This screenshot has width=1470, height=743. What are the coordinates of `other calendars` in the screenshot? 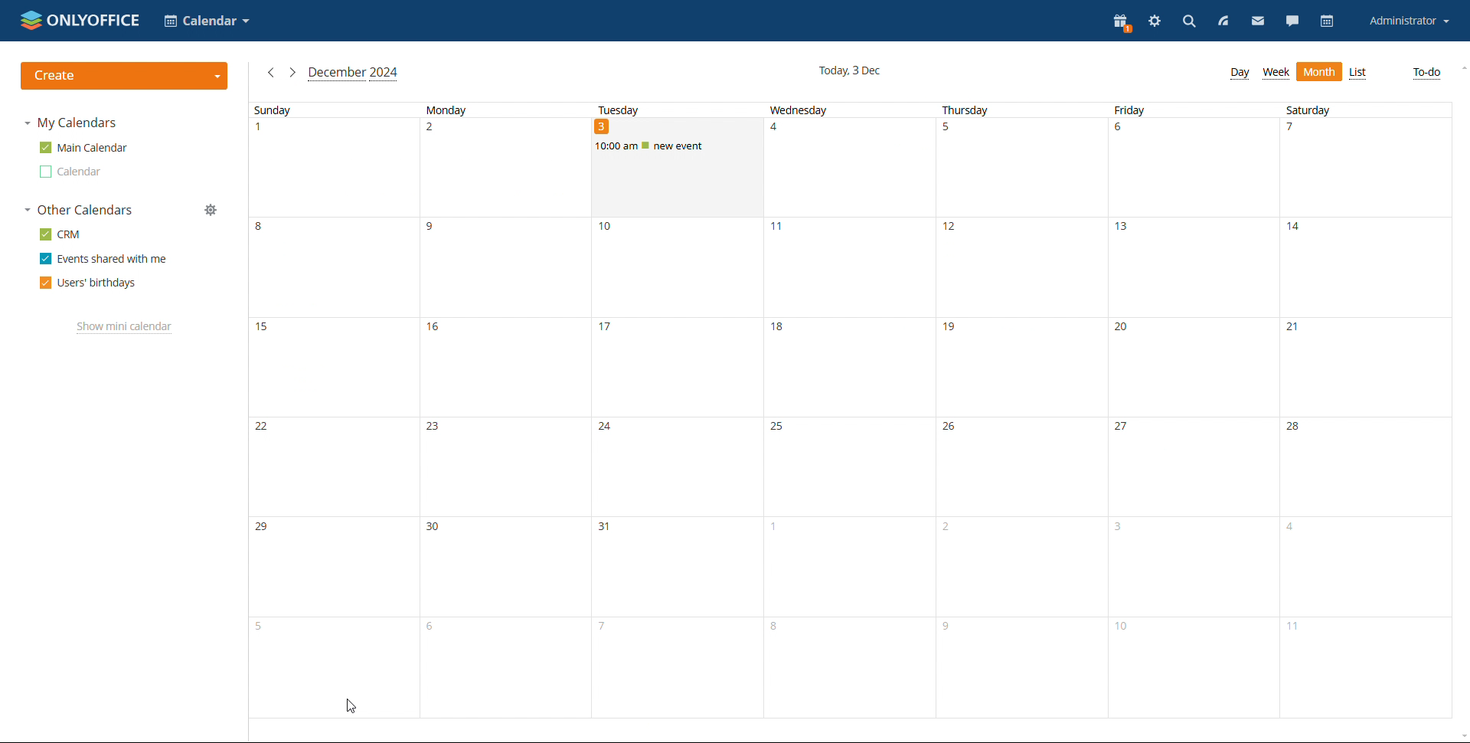 It's located at (80, 209).